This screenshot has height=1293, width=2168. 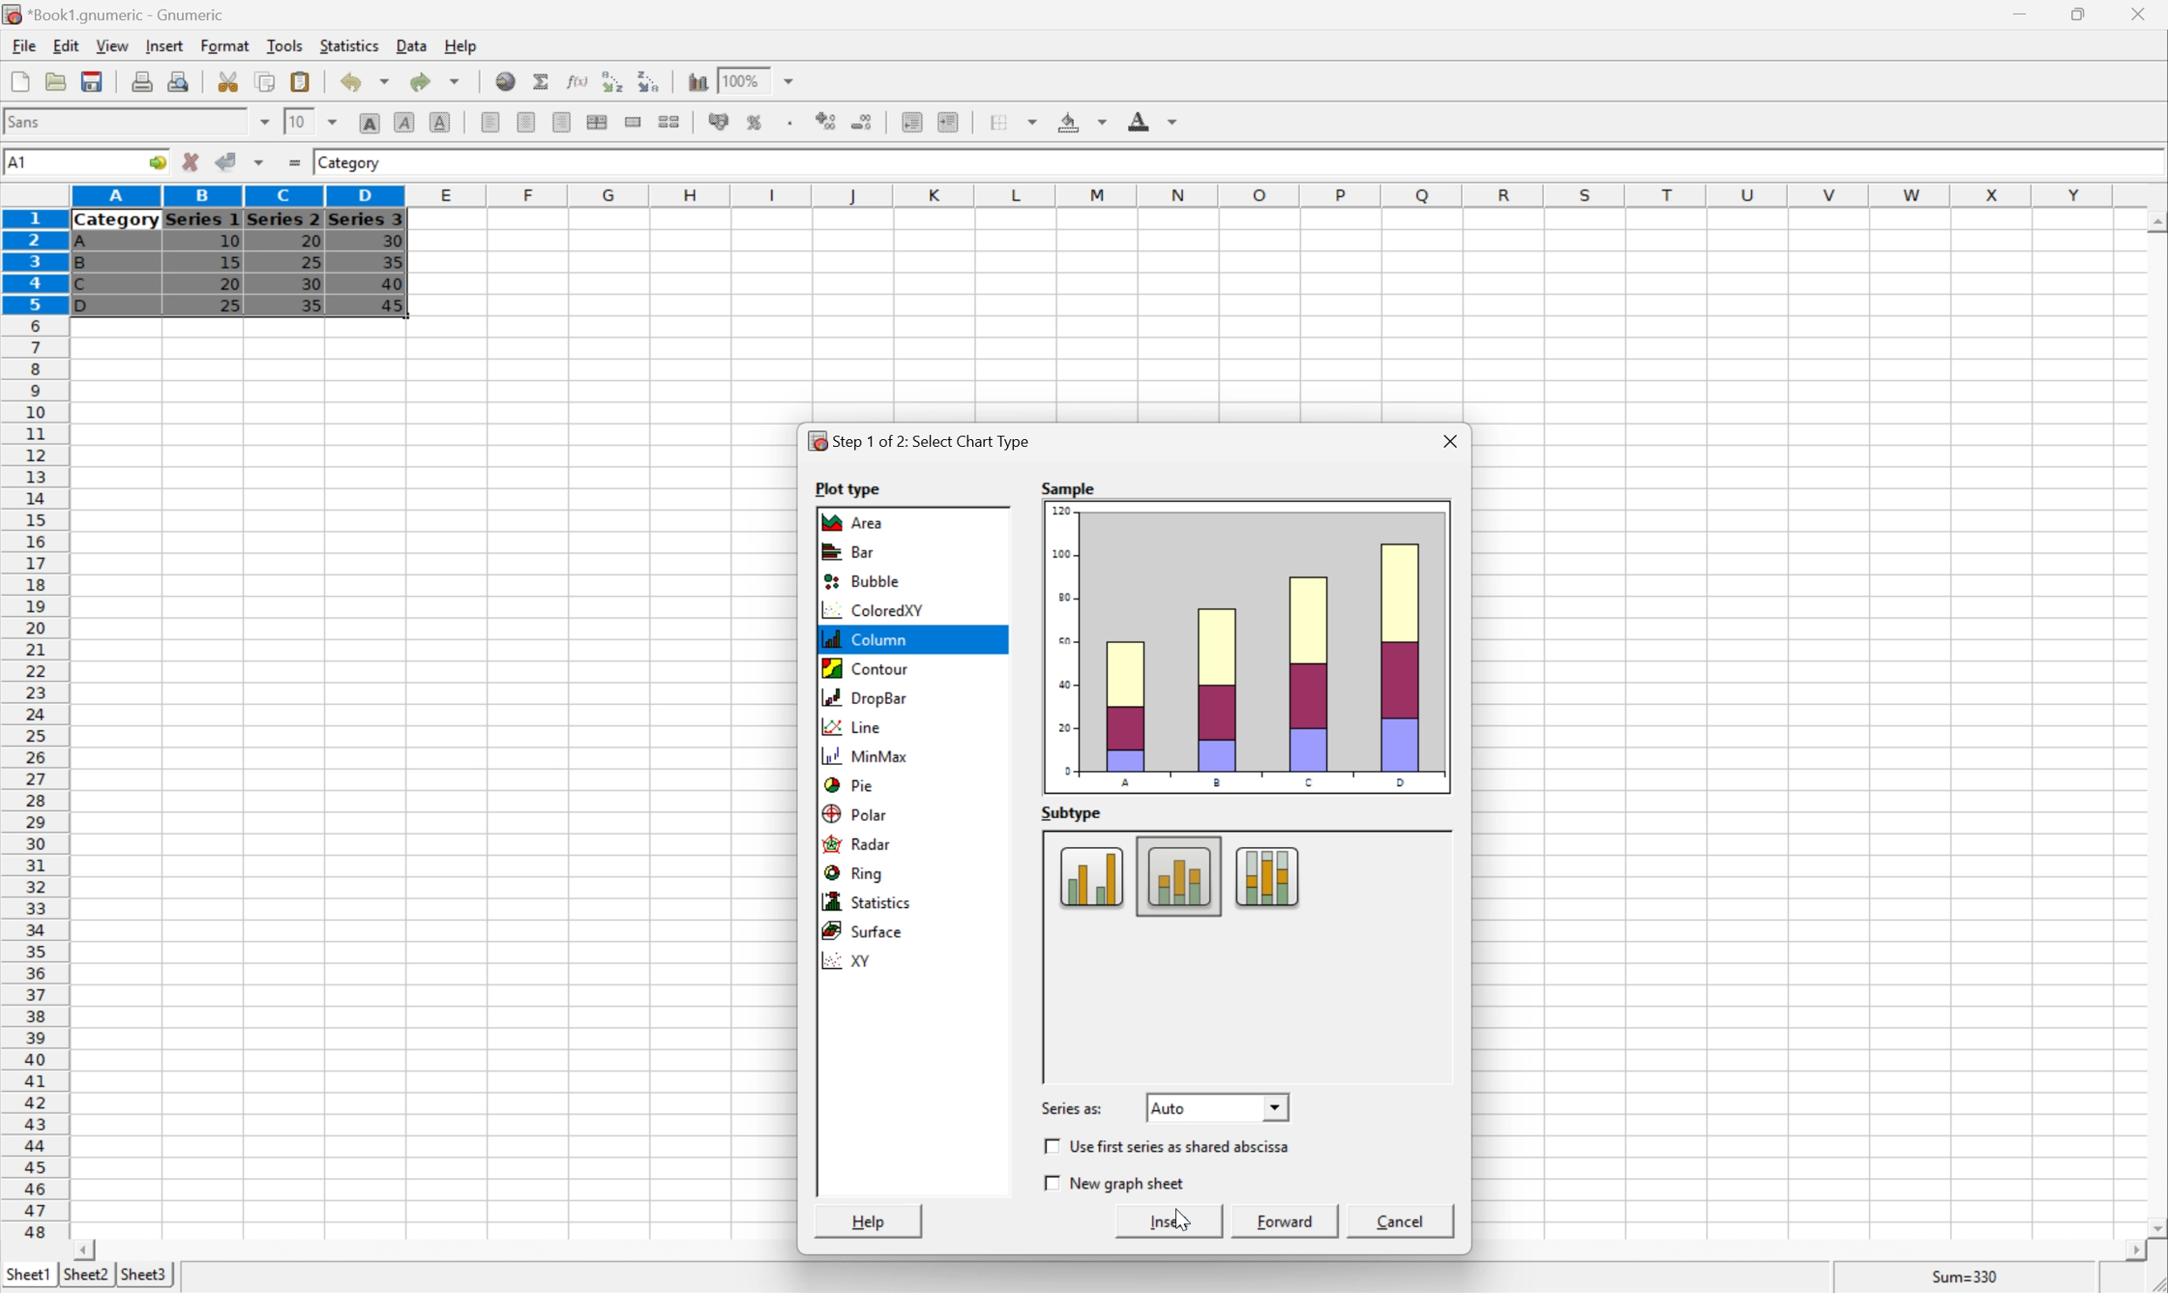 What do you see at coordinates (370, 120) in the screenshot?
I see `Bold` at bounding box center [370, 120].